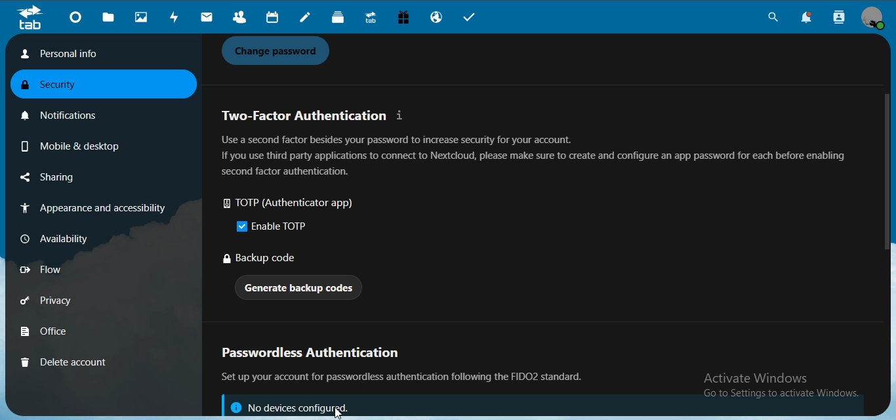 This screenshot has height=420, width=896. Describe the element at coordinates (62, 238) in the screenshot. I see `availability` at that location.